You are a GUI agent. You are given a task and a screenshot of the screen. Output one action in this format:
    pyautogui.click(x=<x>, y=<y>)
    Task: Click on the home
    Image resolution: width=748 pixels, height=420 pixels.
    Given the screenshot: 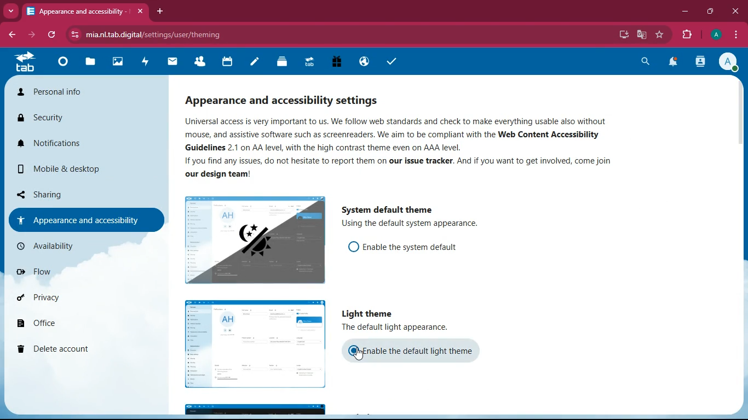 What is the action you would take?
    pyautogui.click(x=62, y=64)
    